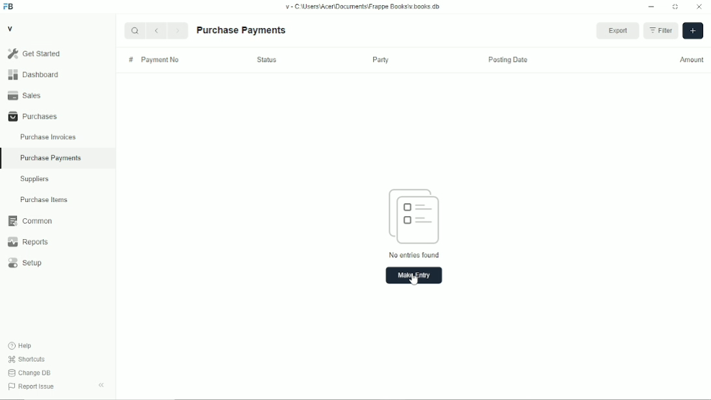 This screenshot has width=711, height=400. I want to click on Gel Started, so click(57, 53).